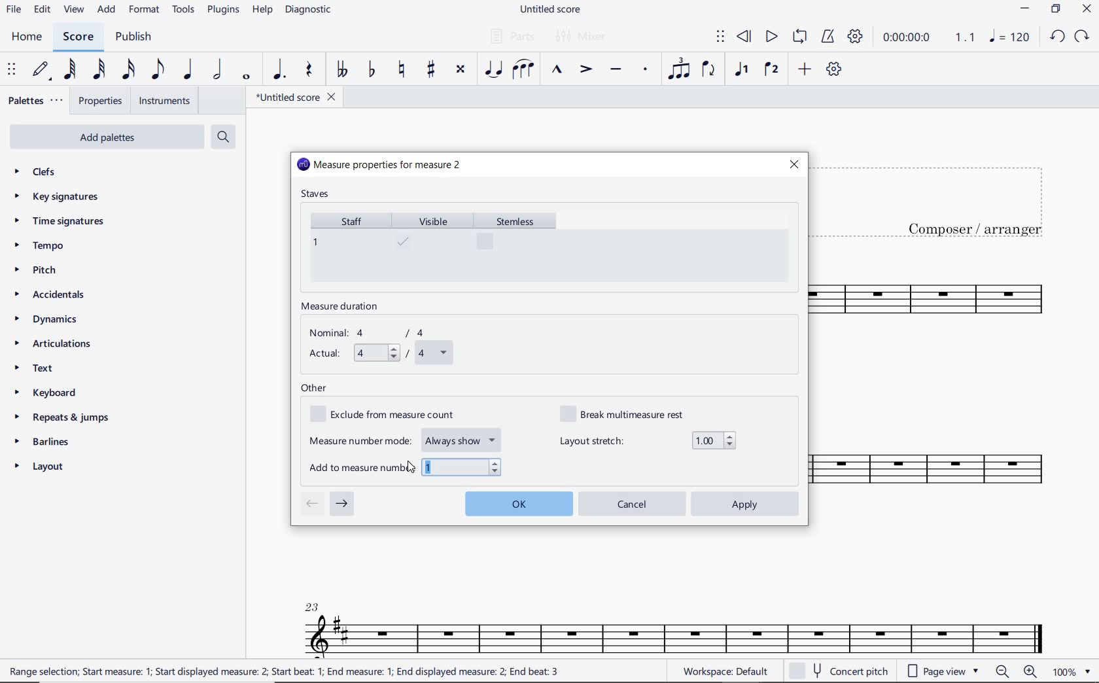 This screenshot has width=1099, height=683. What do you see at coordinates (406, 438) in the screenshot?
I see `measure number mode` at bounding box center [406, 438].